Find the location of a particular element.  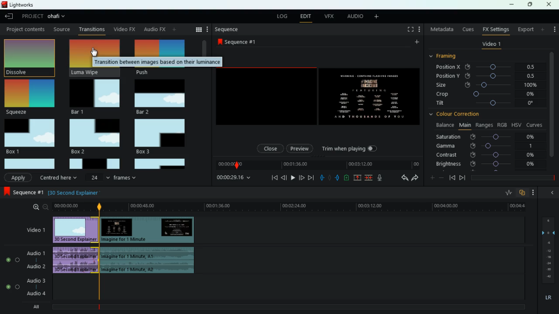

size is located at coordinates (487, 85).